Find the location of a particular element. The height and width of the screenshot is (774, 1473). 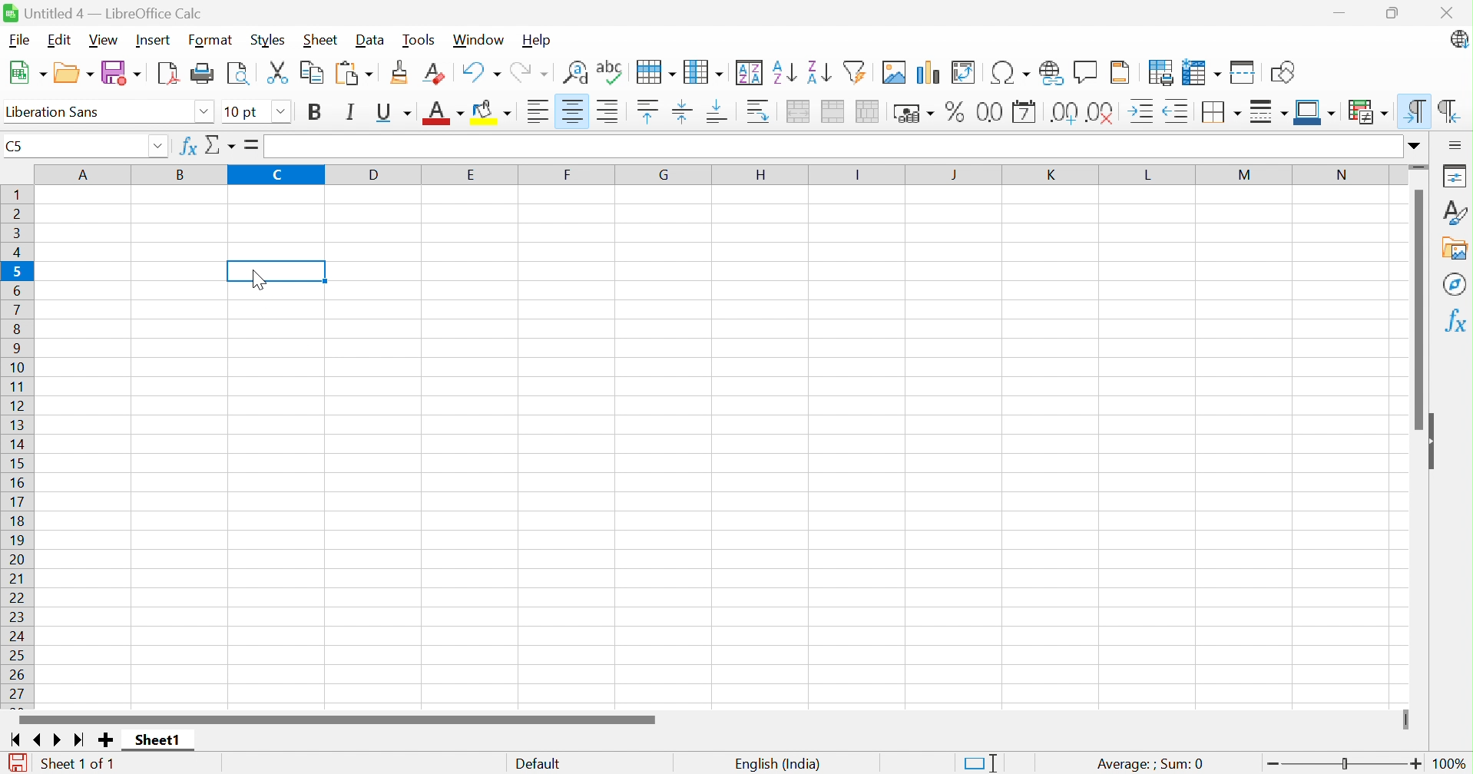

Drop Down is located at coordinates (203, 111).